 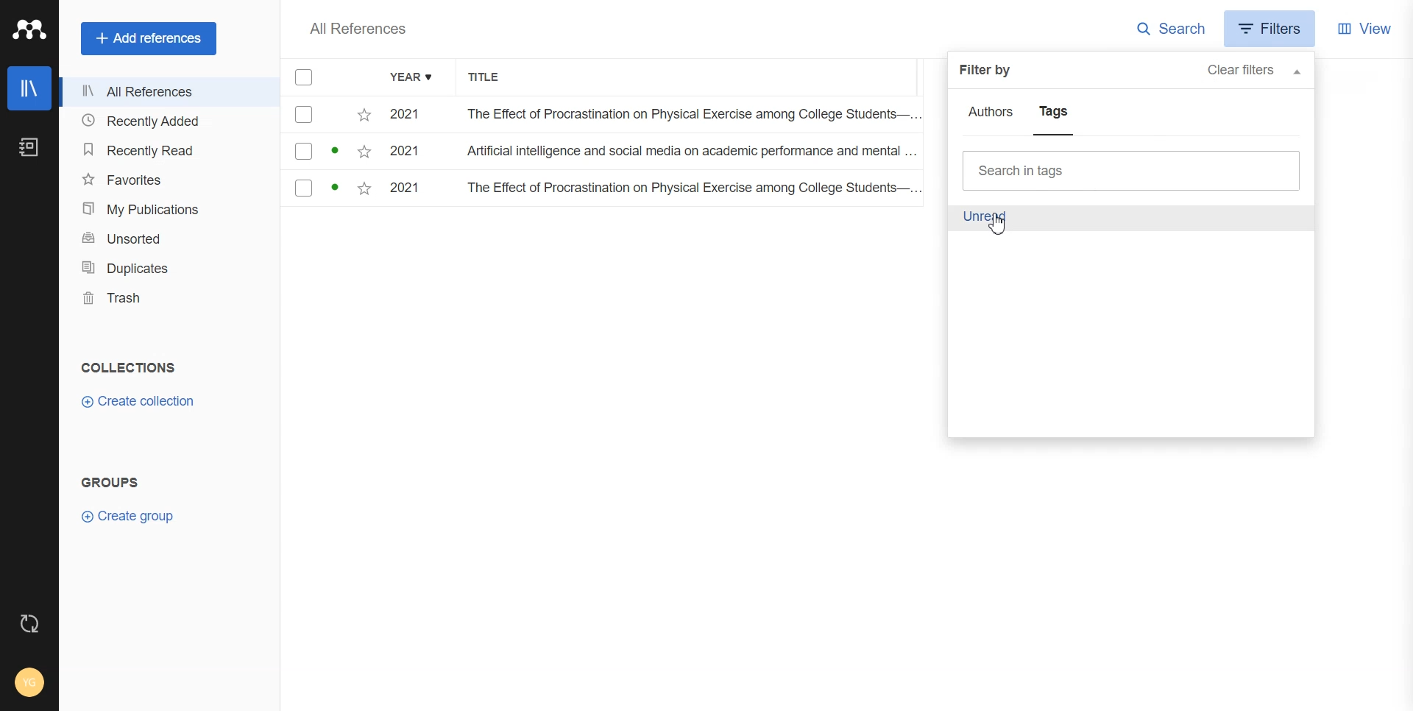 I want to click on The Effect of Procrastination on Physical Exercise among College Students..., so click(x=690, y=190).